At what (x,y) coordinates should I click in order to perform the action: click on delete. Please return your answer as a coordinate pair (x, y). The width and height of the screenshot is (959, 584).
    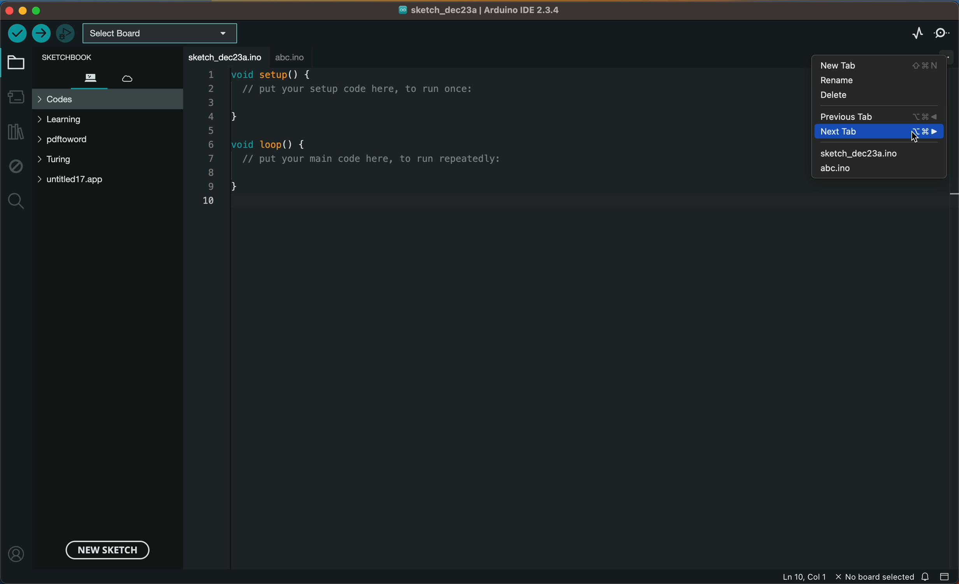
    Looking at the image, I should click on (880, 95).